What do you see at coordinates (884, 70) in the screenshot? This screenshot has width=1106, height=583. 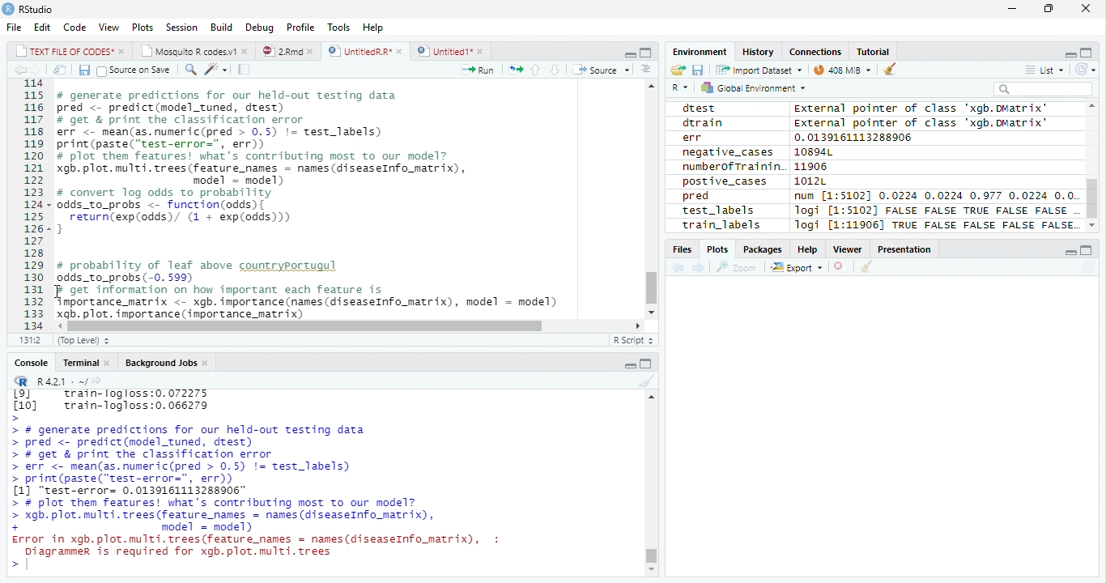 I see `Clean` at bounding box center [884, 70].